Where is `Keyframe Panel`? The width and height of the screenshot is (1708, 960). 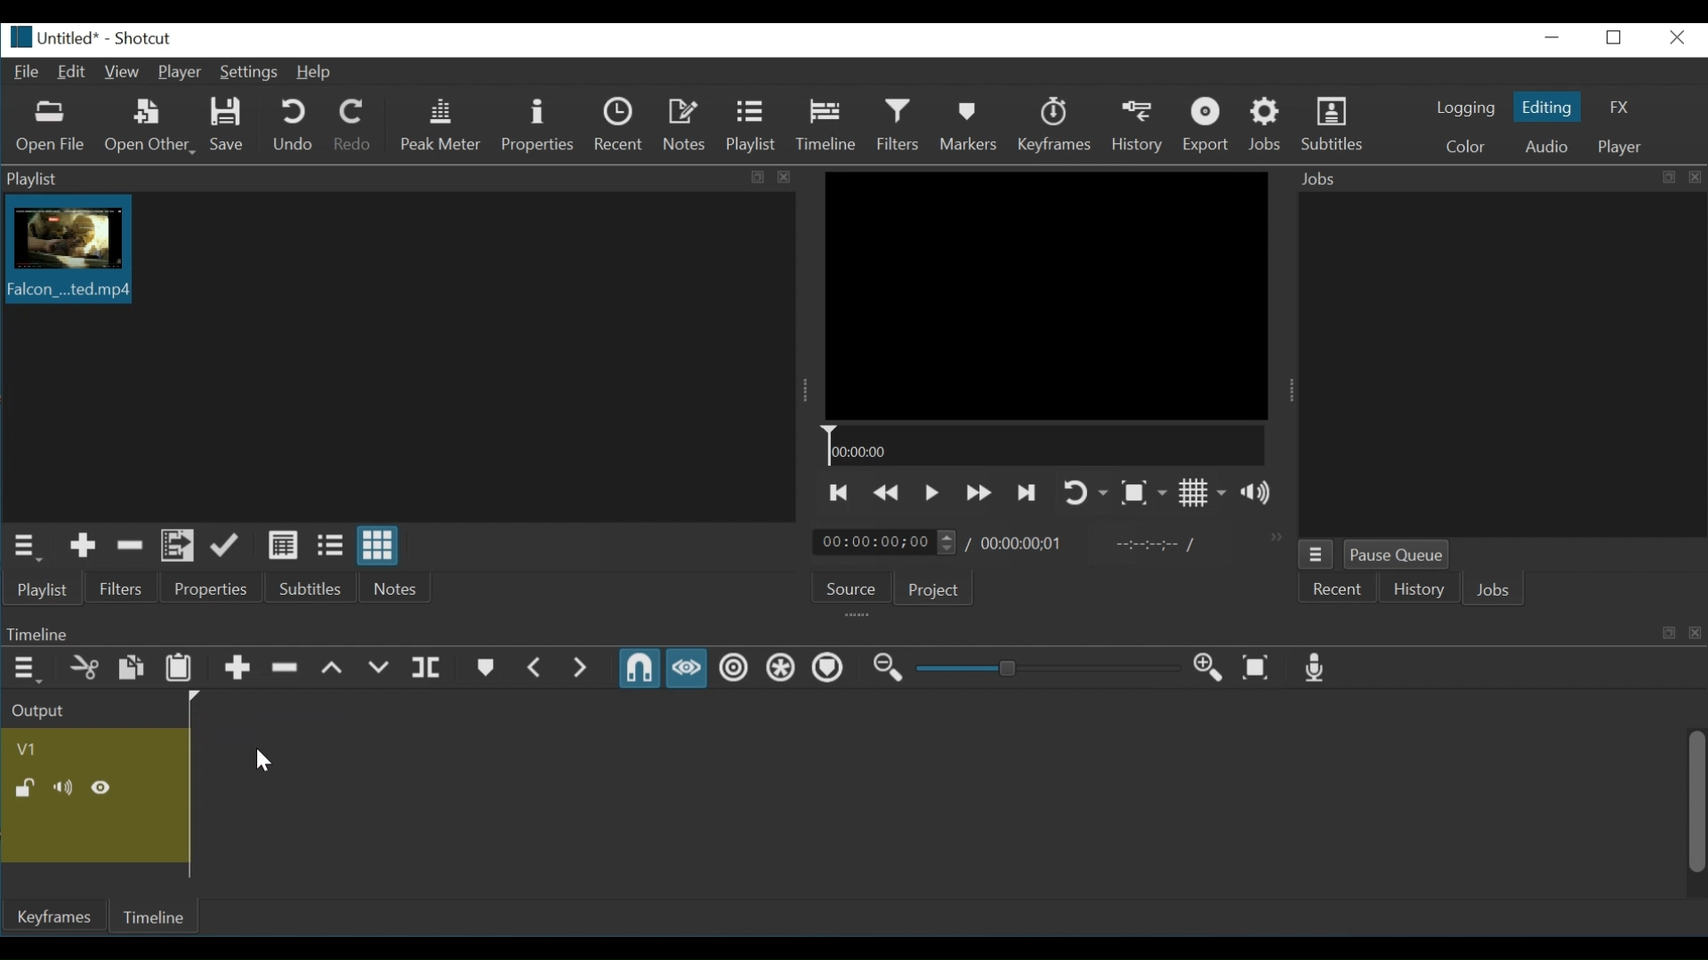
Keyframe Panel is located at coordinates (850, 633).